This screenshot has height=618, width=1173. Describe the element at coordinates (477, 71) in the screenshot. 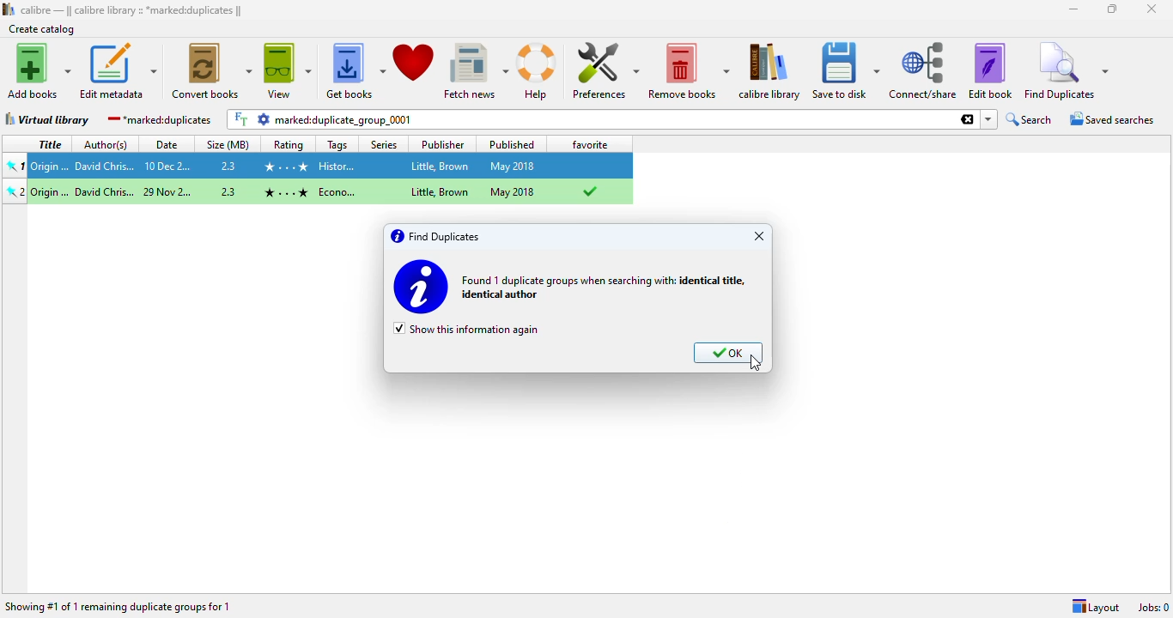

I see `fetch news` at that location.